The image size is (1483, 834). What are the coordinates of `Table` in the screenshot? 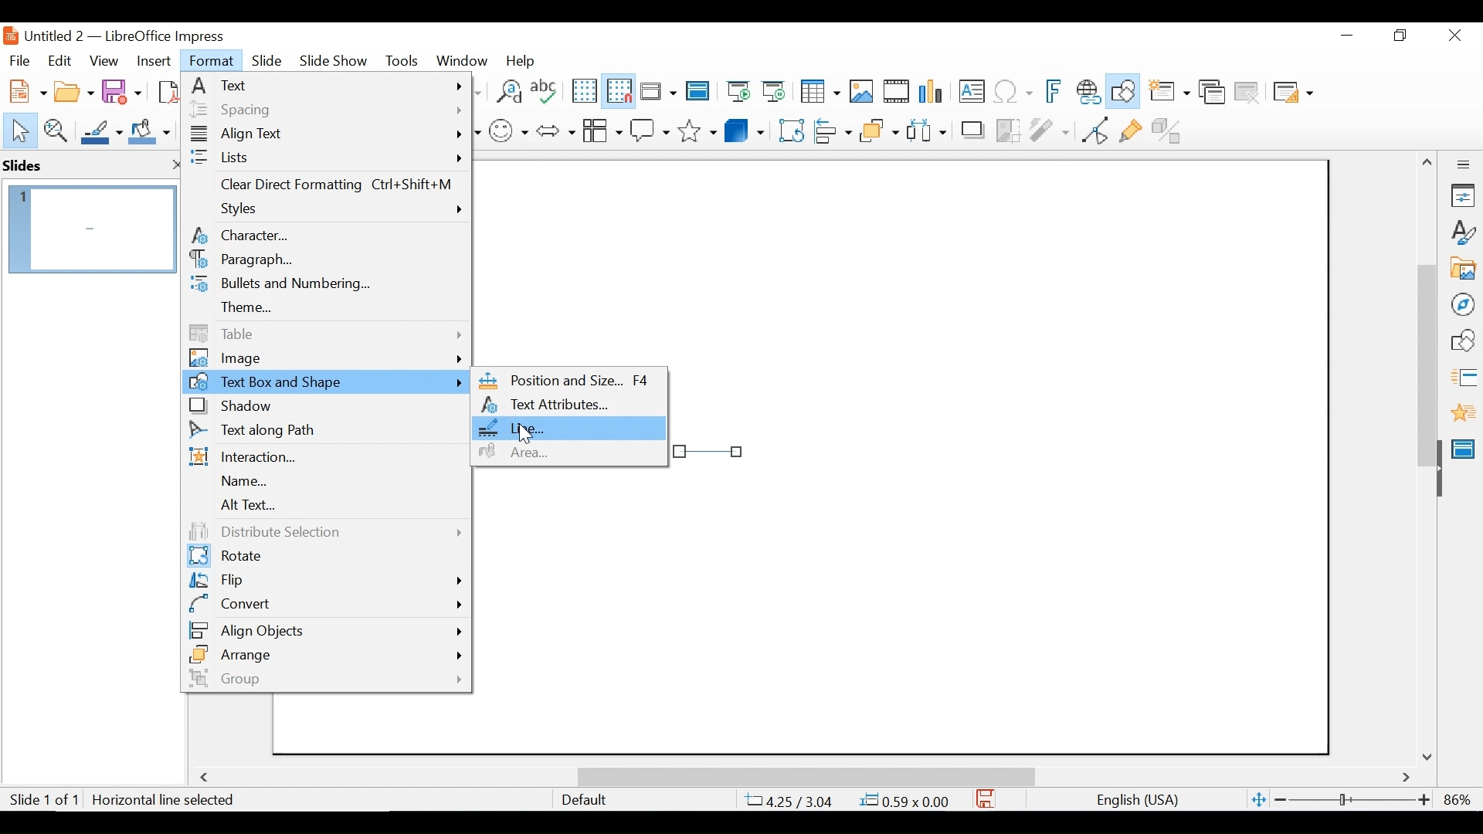 It's located at (325, 333).